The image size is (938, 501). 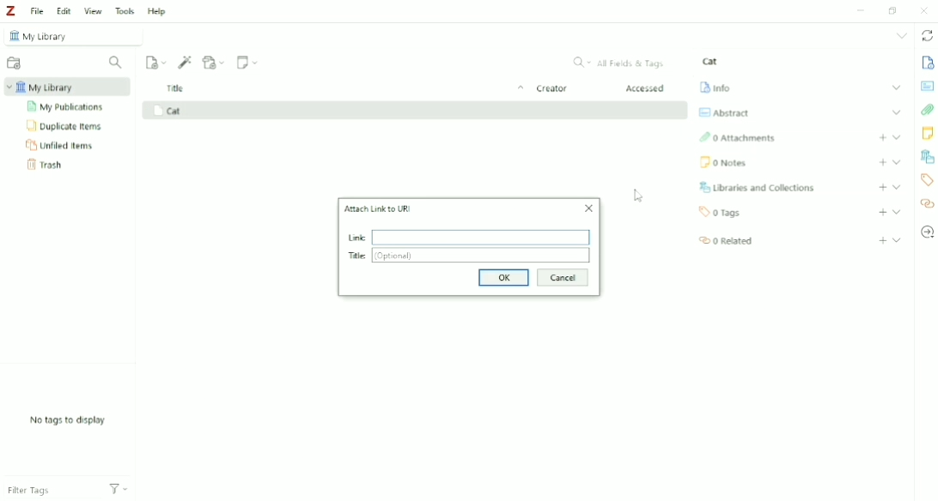 What do you see at coordinates (481, 237) in the screenshot?
I see `Input field` at bounding box center [481, 237].